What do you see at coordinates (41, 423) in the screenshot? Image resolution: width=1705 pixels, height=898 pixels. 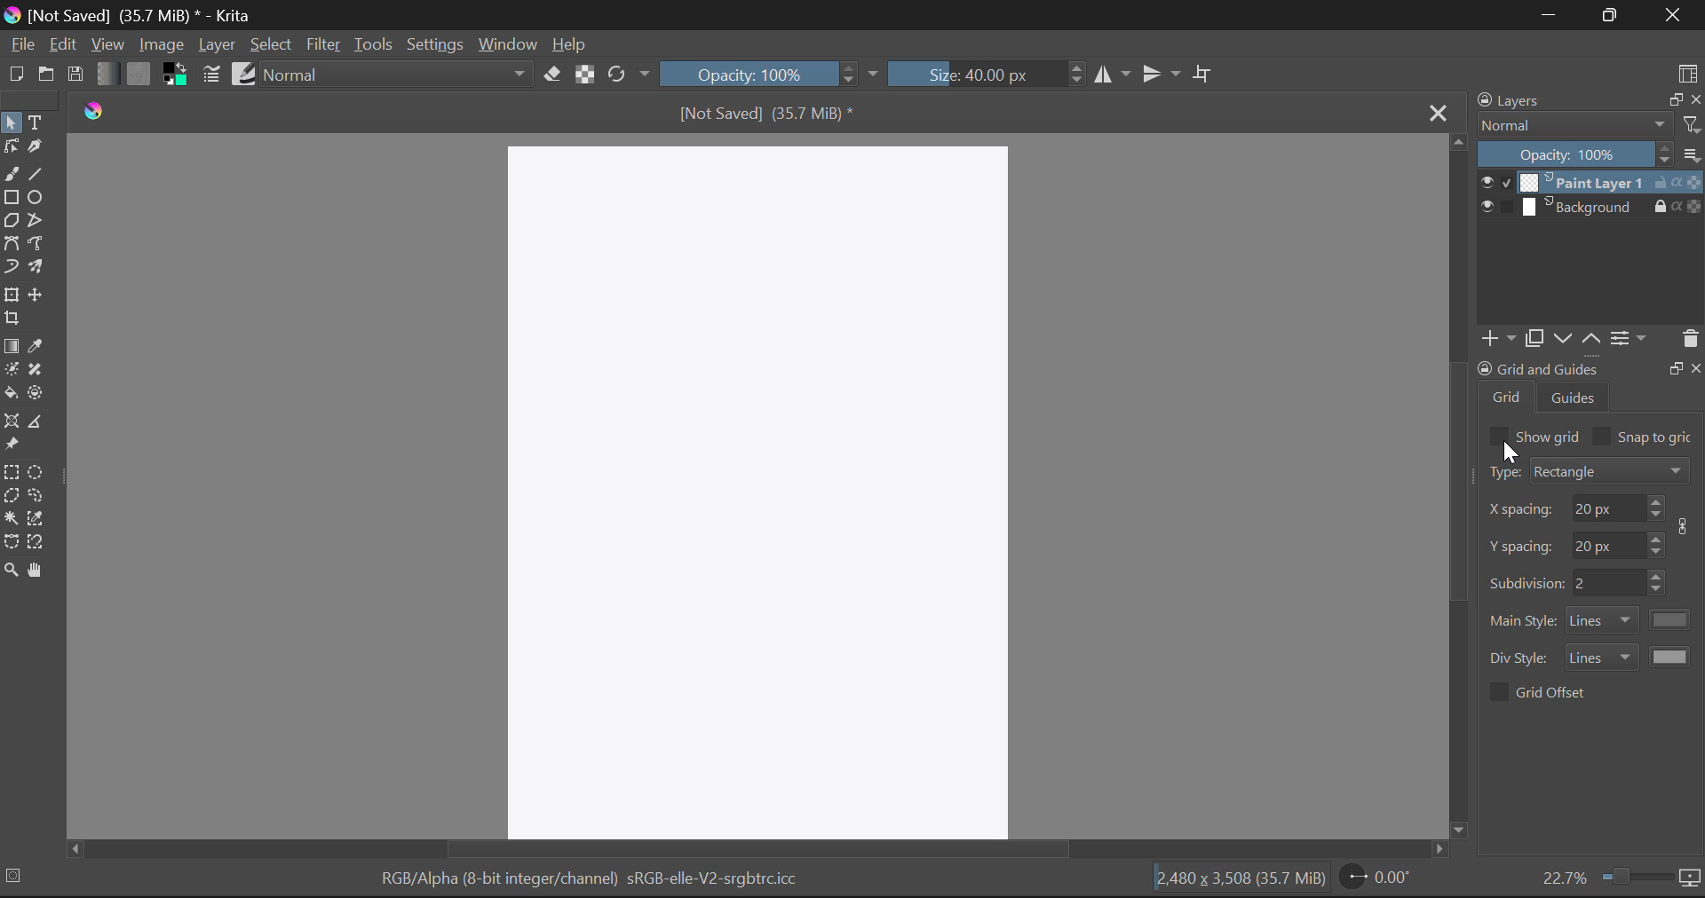 I see `Measurements` at bounding box center [41, 423].